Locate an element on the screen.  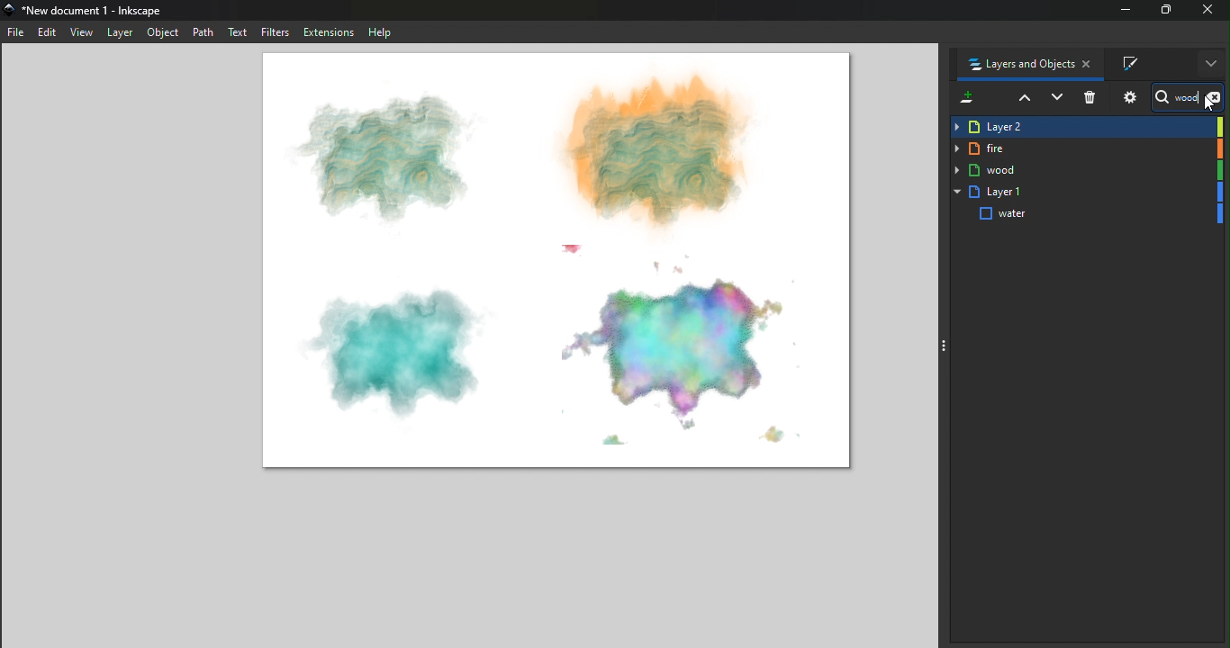
fire Layer is located at coordinates (1086, 149).